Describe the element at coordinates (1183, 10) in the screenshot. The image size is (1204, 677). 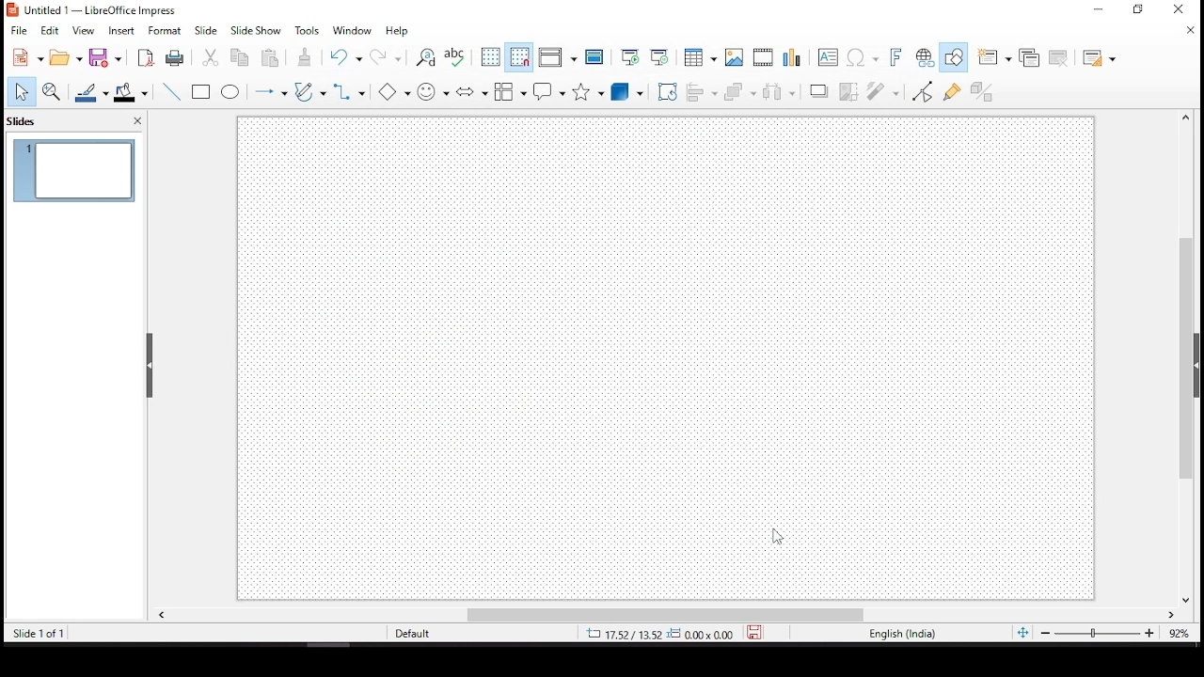
I see `close window` at that location.